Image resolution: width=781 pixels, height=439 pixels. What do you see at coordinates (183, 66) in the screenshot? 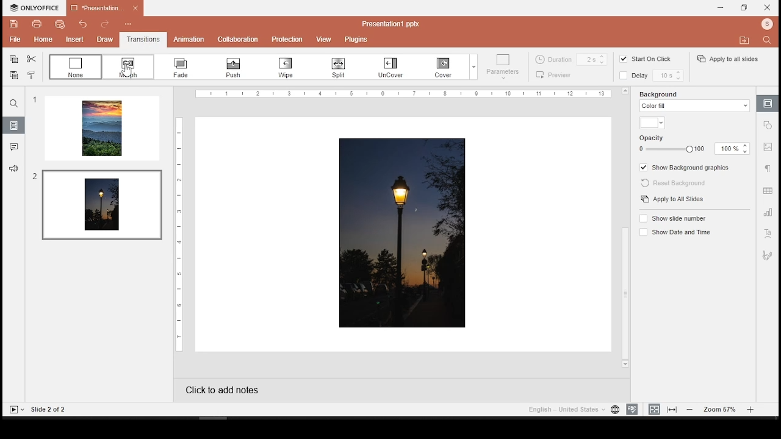
I see `font size` at bounding box center [183, 66].